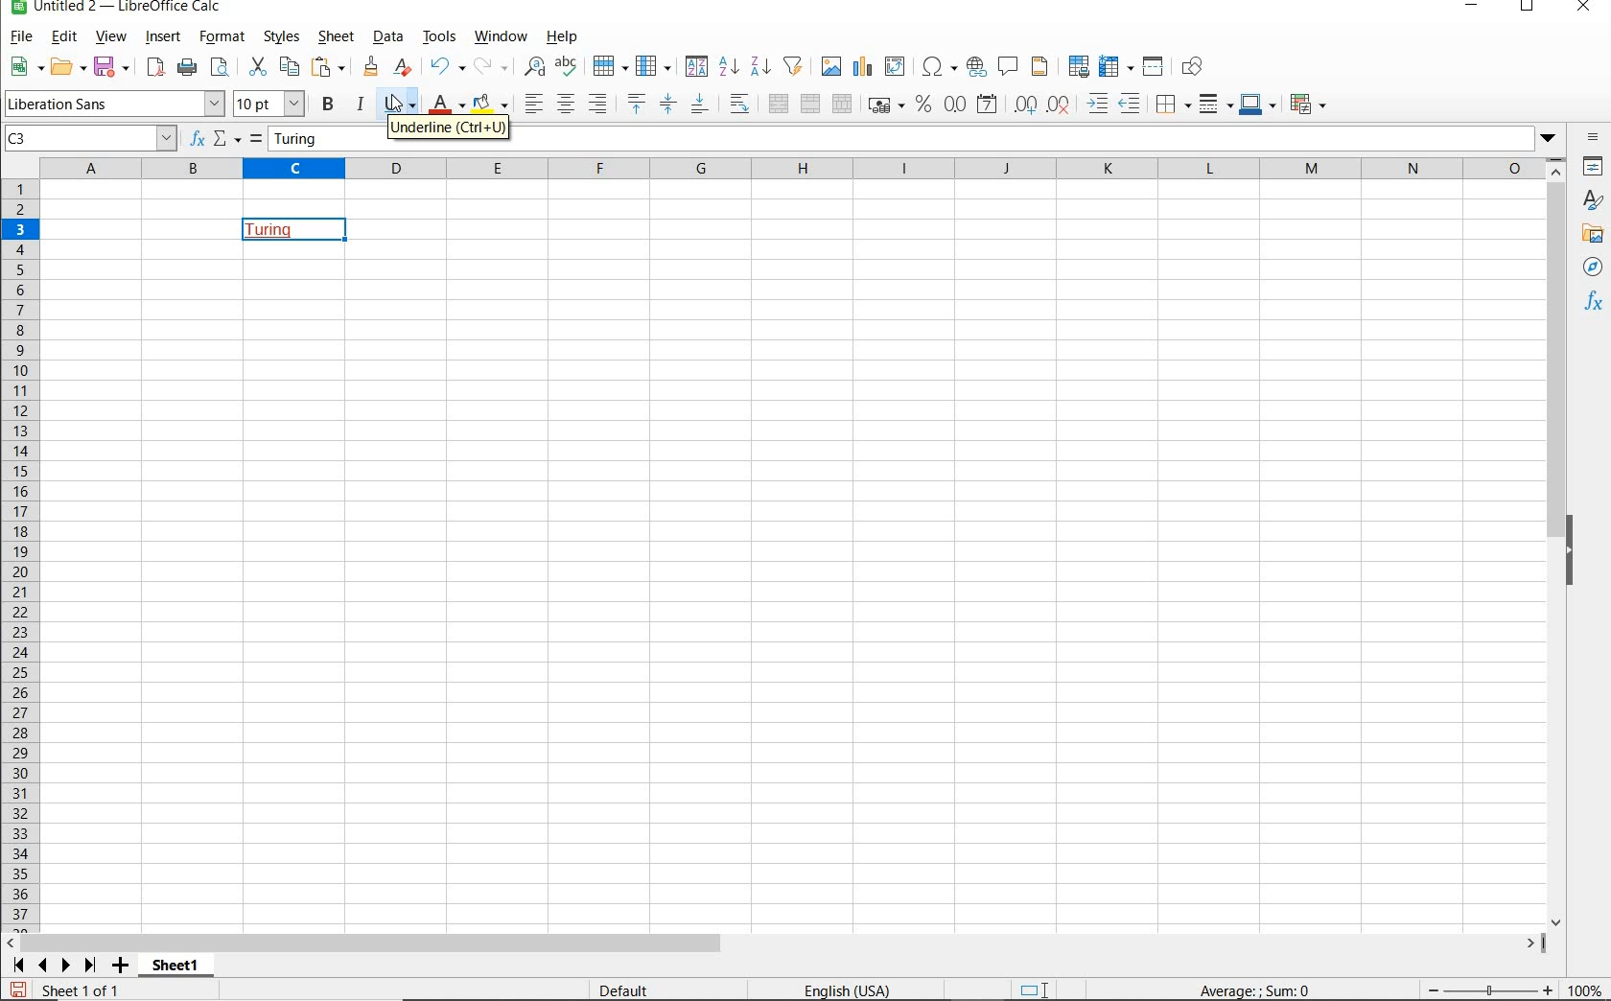 This screenshot has width=1611, height=1001. I want to click on STYLES, so click(280, 38).